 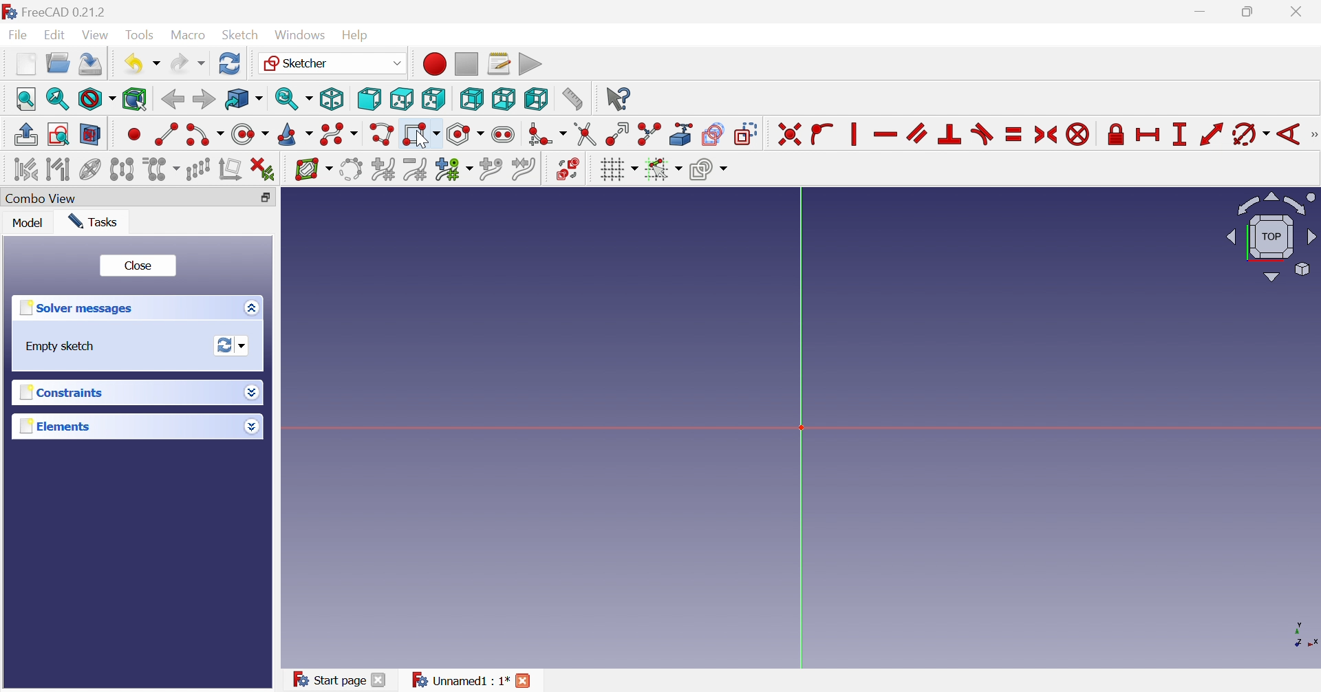 What do you see at coordinates (1014, 134) in the screenshot?
I see `Constrain equal` at bounding box center [1014, 134].